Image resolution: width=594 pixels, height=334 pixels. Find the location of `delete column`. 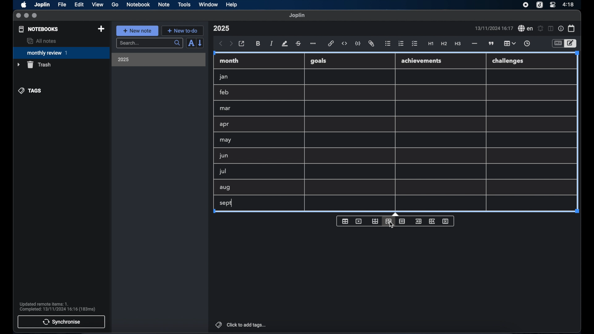

delete column is located at coordinates (446, 221).